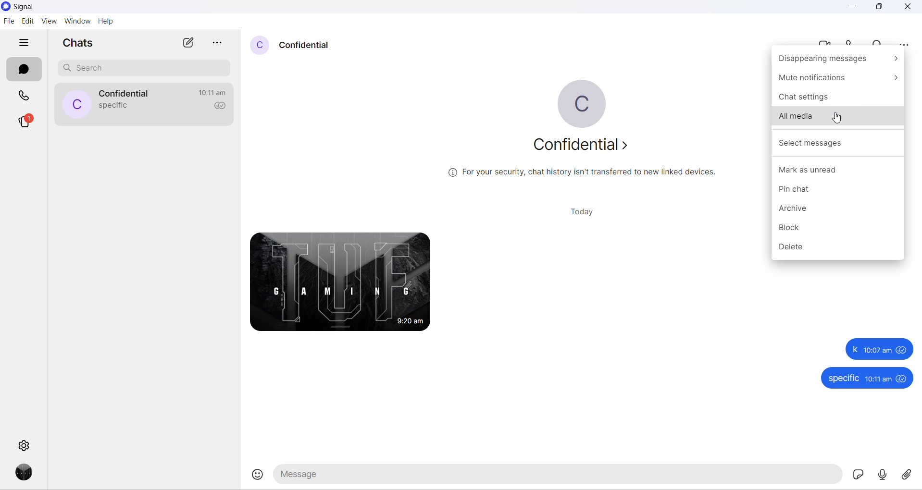  Describe the element at coordinates (28, 7) in the screenshot. I see `application name and logo` at that location.